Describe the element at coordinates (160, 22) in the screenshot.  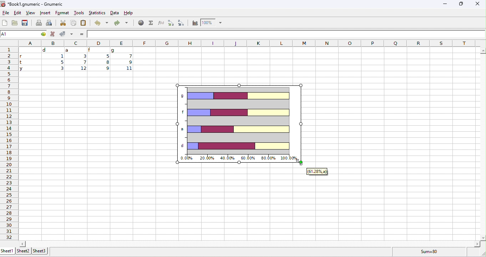
I see `function wizard` at that location.